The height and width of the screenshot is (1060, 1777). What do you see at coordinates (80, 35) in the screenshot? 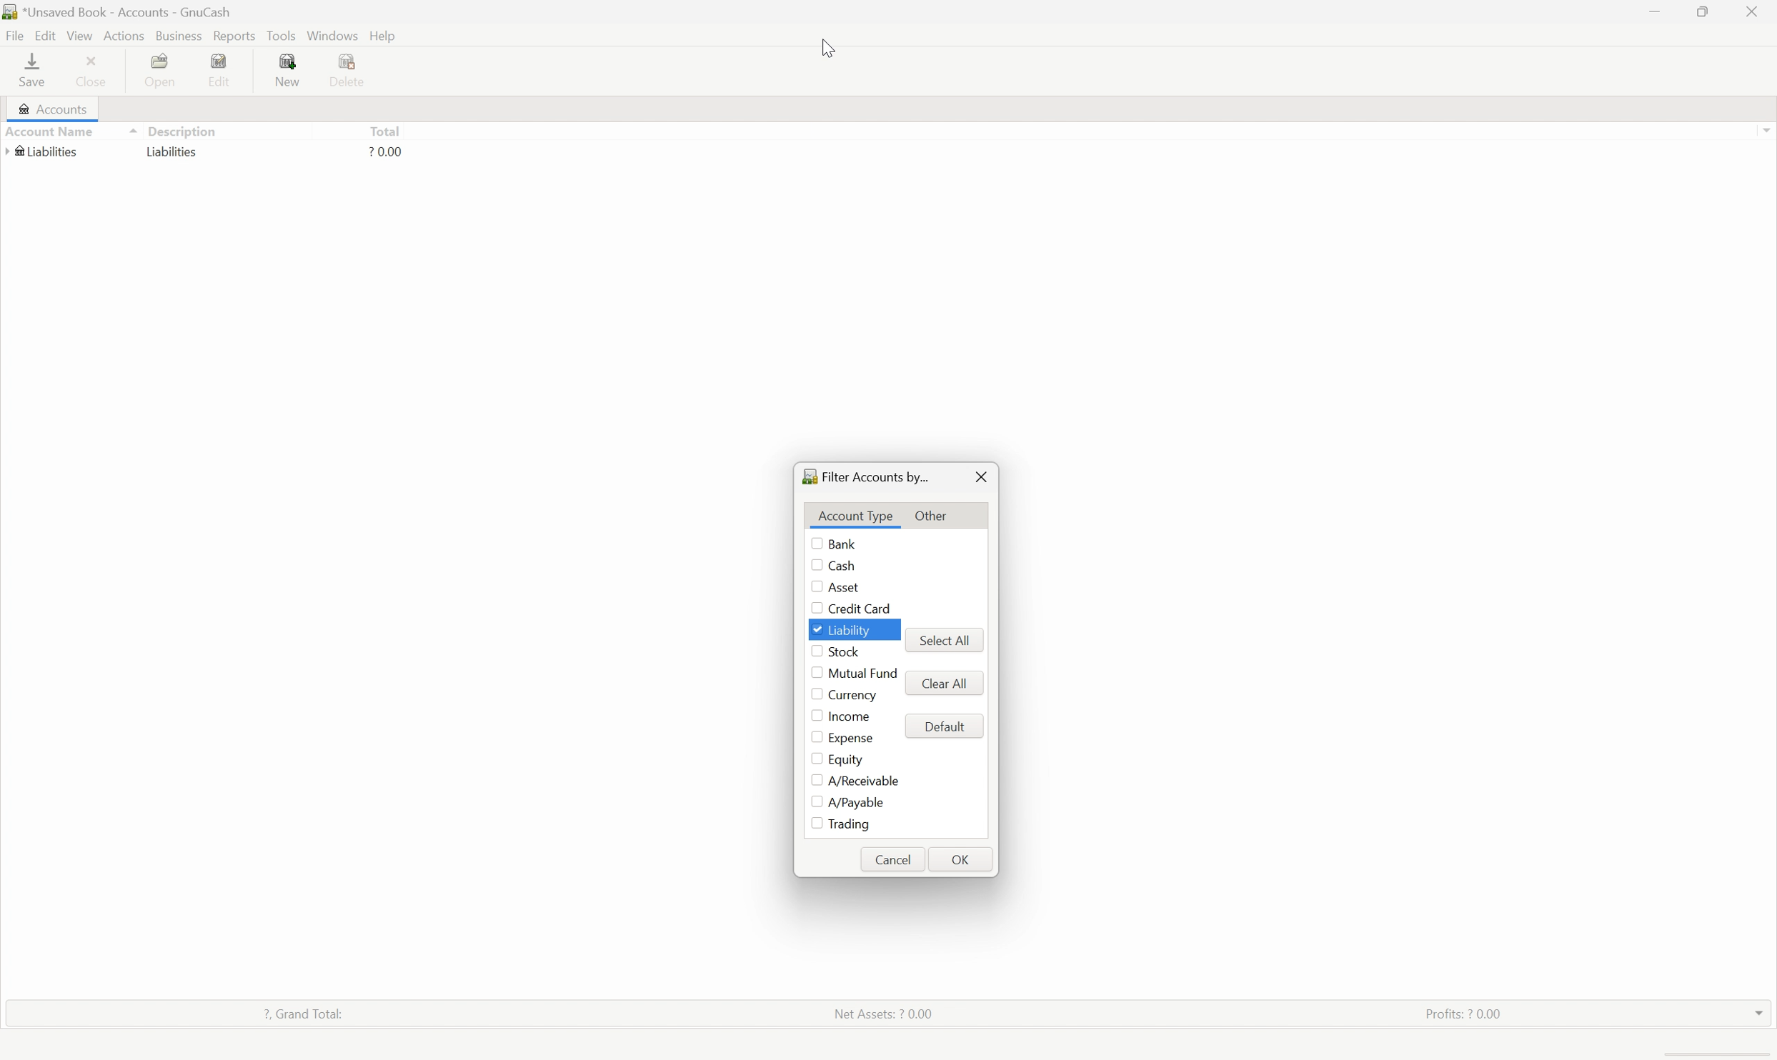
I see `View` at bounding box center [80, 35].